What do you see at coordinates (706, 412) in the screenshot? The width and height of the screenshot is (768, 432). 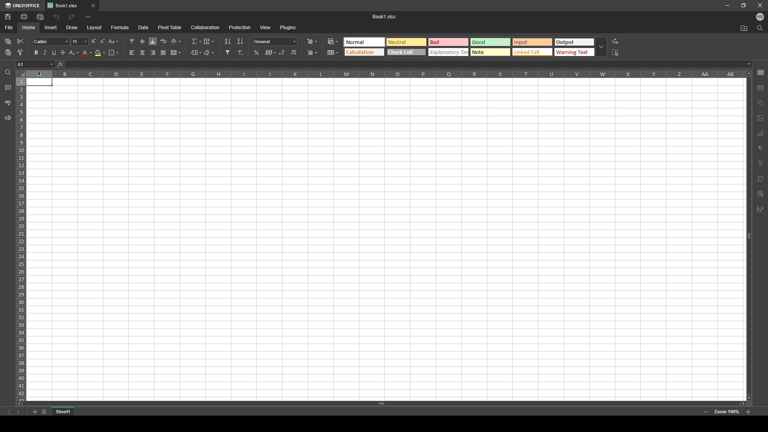 I see `zoom out` at bounding box center [706, 412].